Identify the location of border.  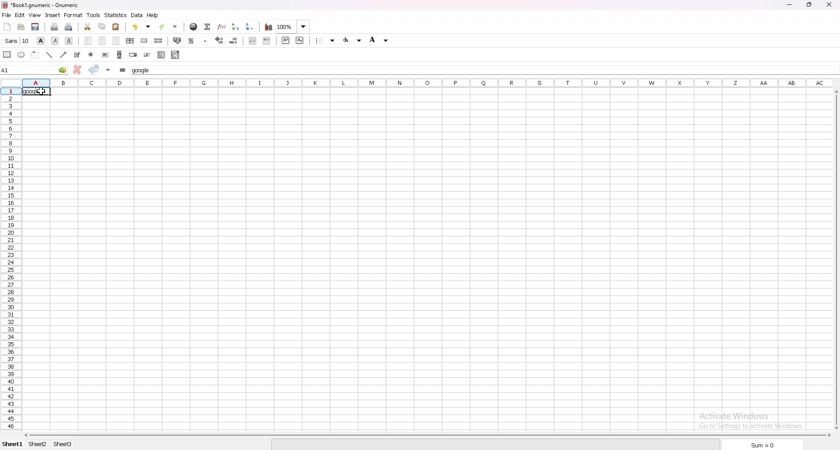
(325, 41).